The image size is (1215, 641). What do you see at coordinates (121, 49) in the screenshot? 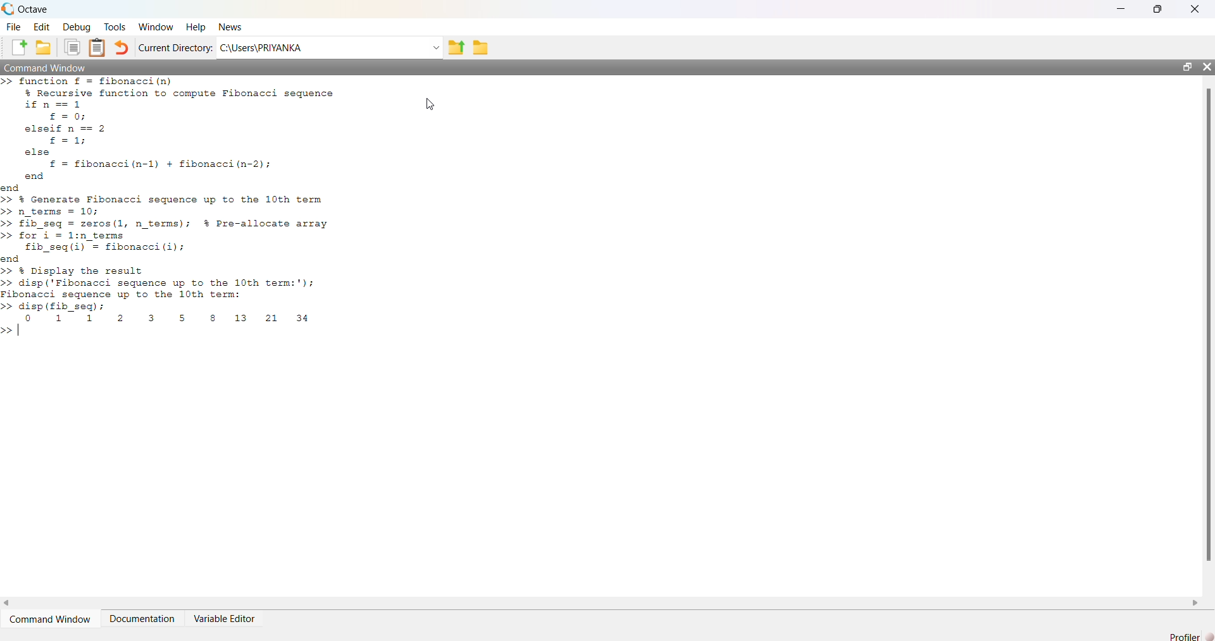
I see `undo` at bounding box center [121, 49].